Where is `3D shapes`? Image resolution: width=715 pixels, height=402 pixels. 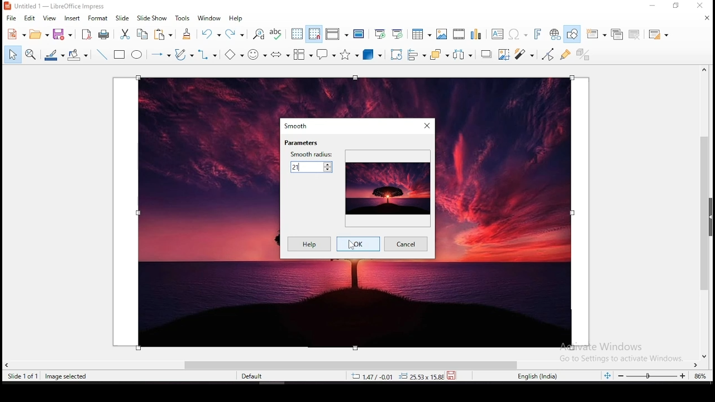 3D shapes is located at coordinates (373, 56).